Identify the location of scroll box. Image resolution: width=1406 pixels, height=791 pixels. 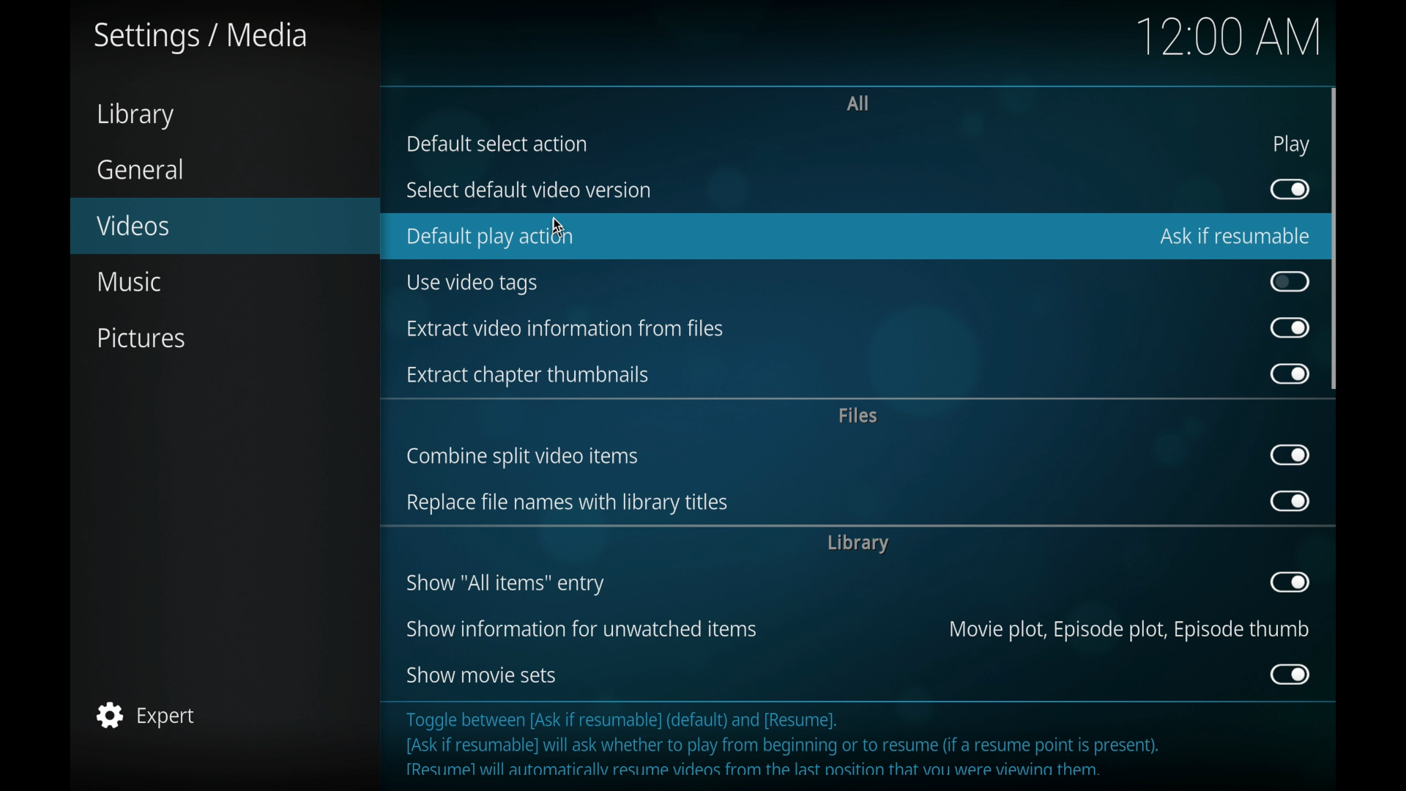
(1335, 239).